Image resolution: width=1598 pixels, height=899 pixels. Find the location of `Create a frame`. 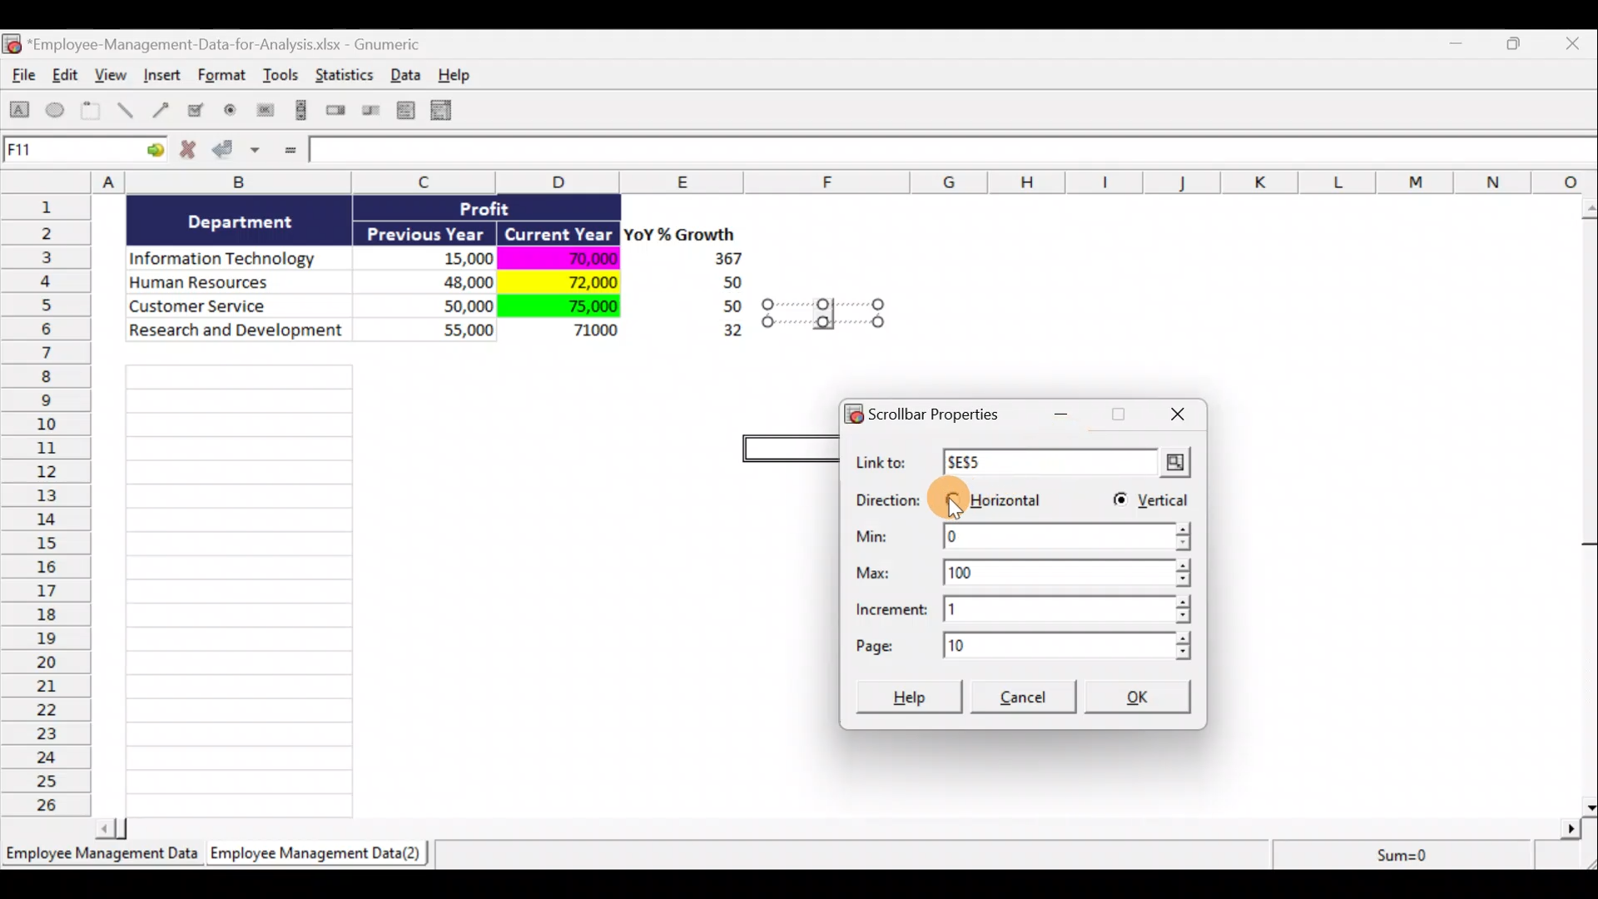

Create a frame is located at coordinates (91, 112).